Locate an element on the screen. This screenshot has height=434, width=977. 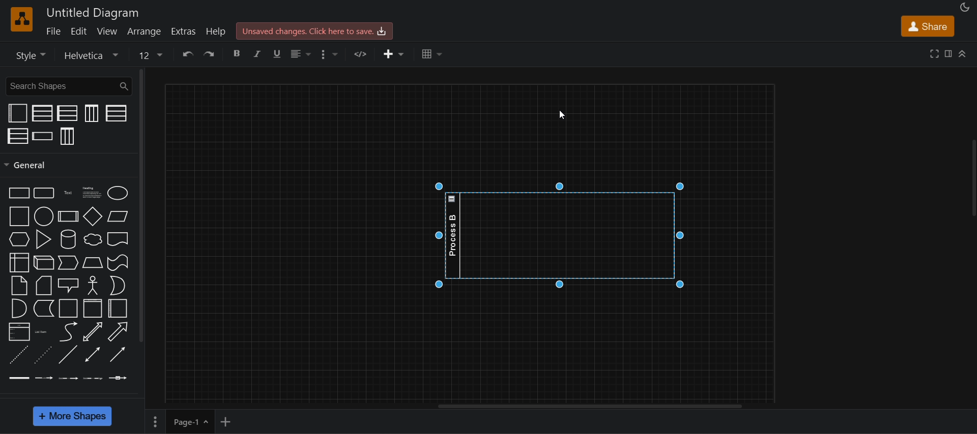
list item is located at coordinates (42, 332).